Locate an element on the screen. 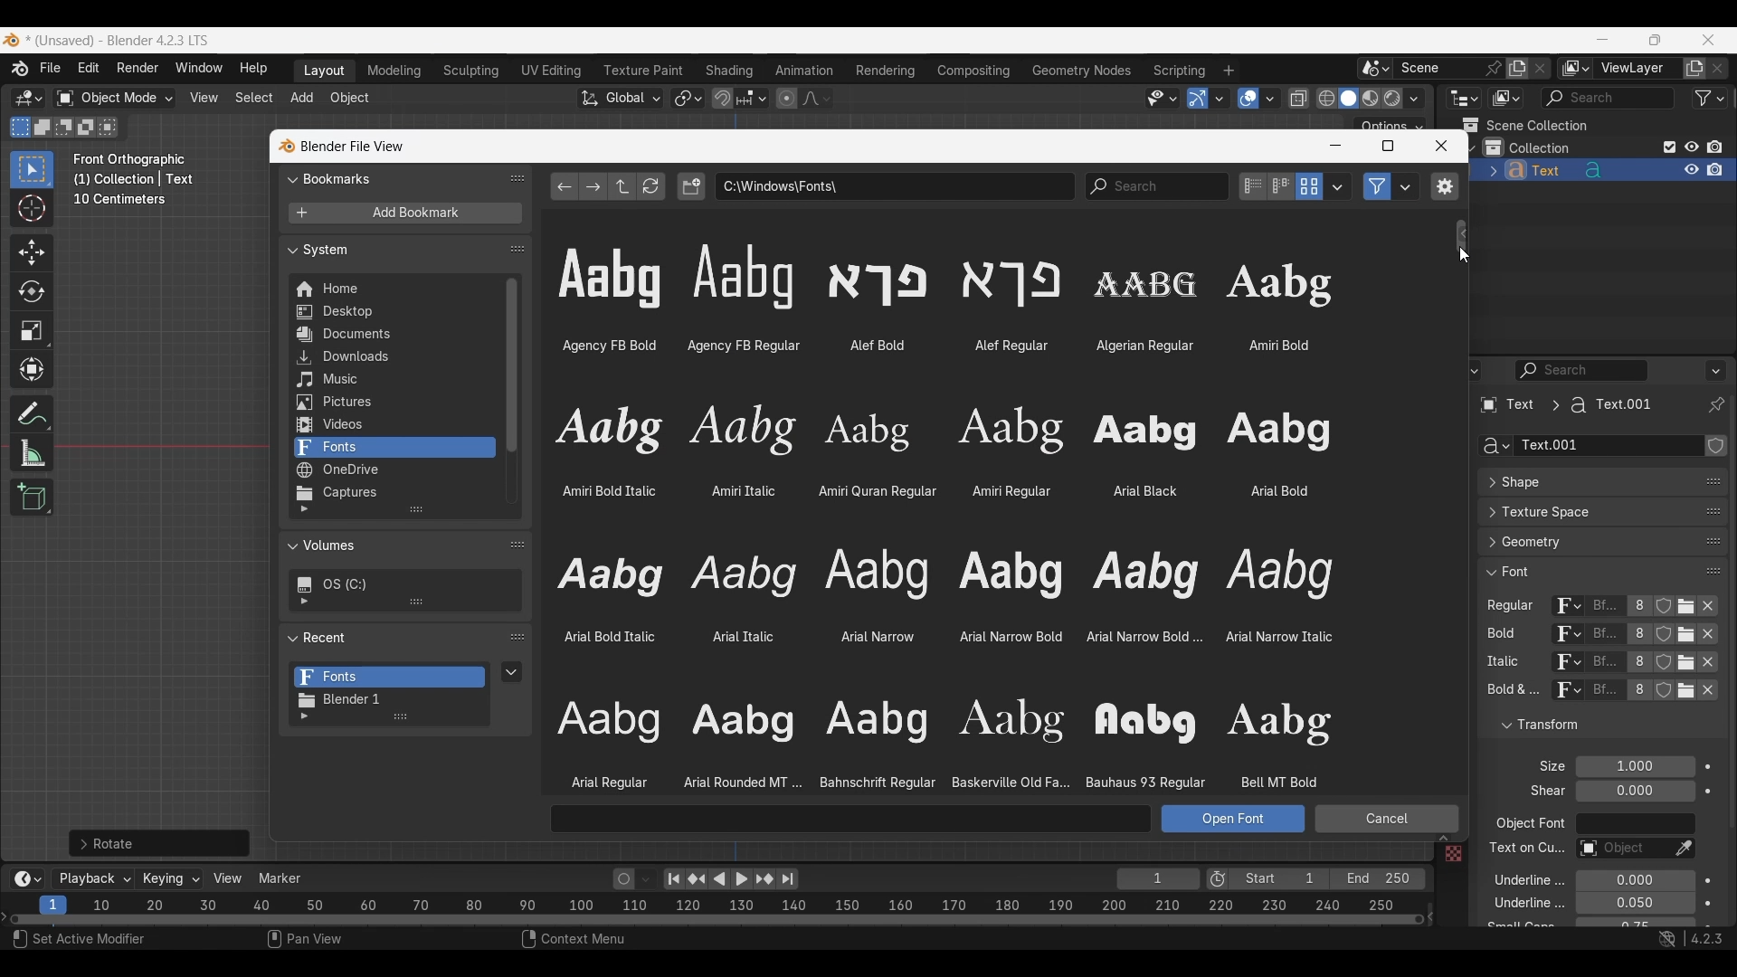 The height and width of the screenshot is (977, 1737). Show filtering options is located at coordinates (304, 716).